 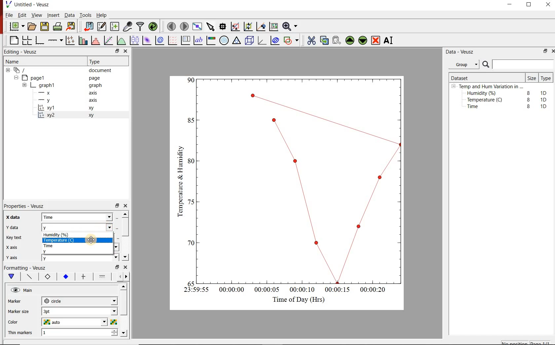 I want to click on Data - Veusz, so click(x=461, y=52).